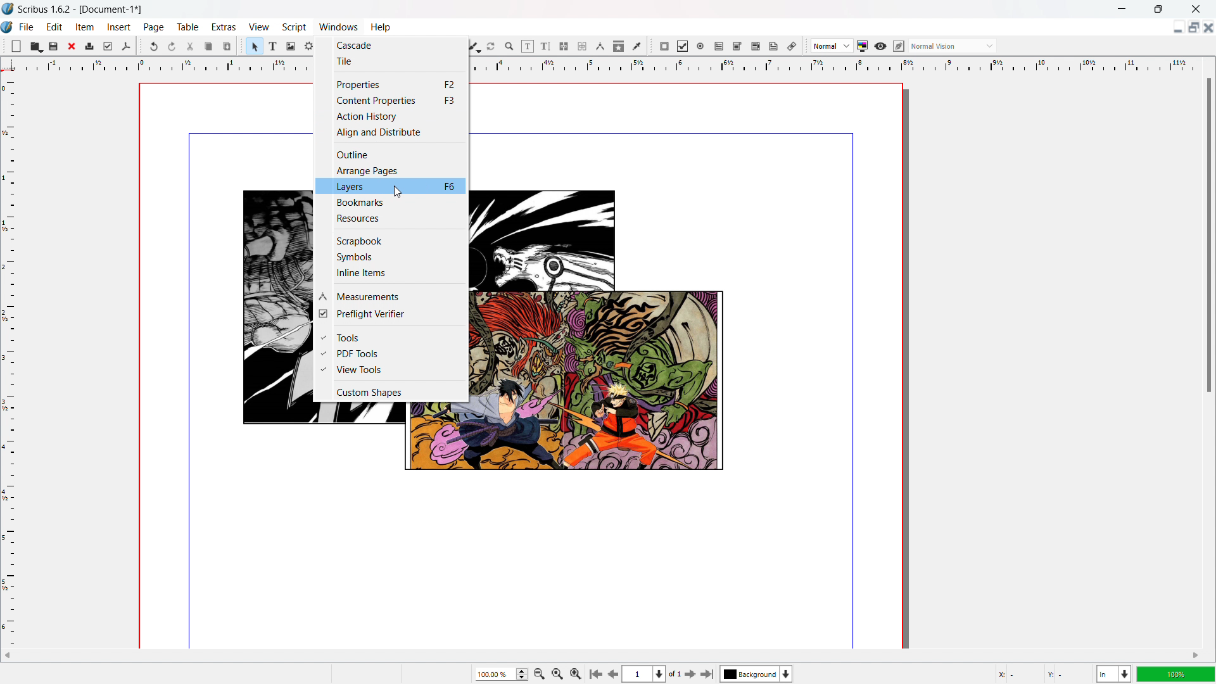 The height and width of the screenshot is (684, 1216). I want to click on paste, so click(227, 46).